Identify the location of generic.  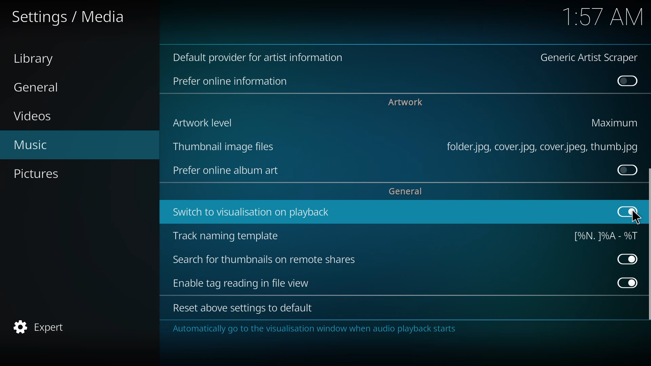
(587, 59).